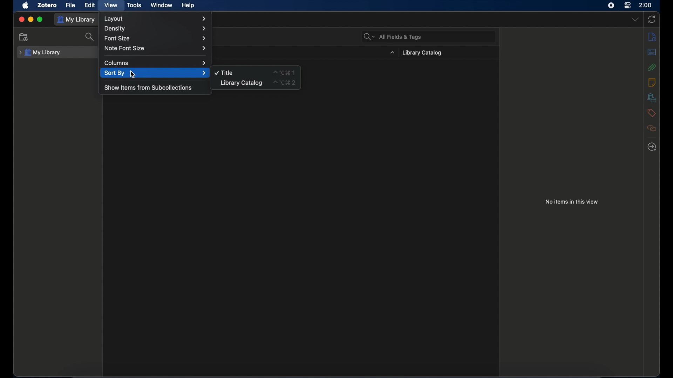 This screenshot has height=378, width=673. I want to click on no items in this view, so click(572, 202).